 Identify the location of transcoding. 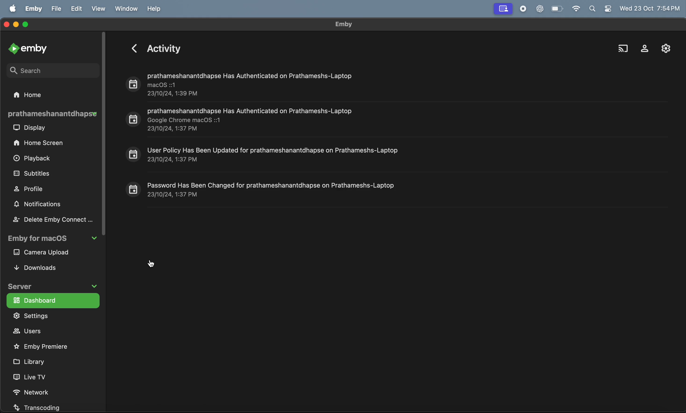
(42, 407).